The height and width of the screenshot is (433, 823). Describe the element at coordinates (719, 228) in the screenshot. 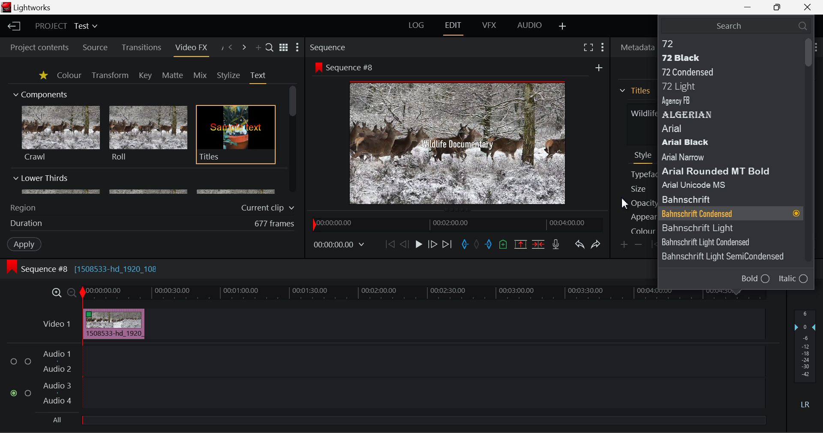

I see `Bahnschrift` at that location.